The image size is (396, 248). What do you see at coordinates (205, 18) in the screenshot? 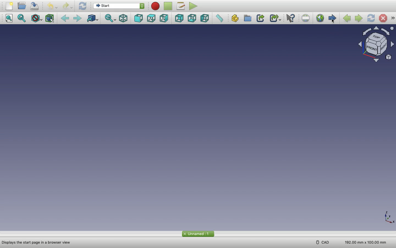
I see `Left` at bounding box center [205, 18].